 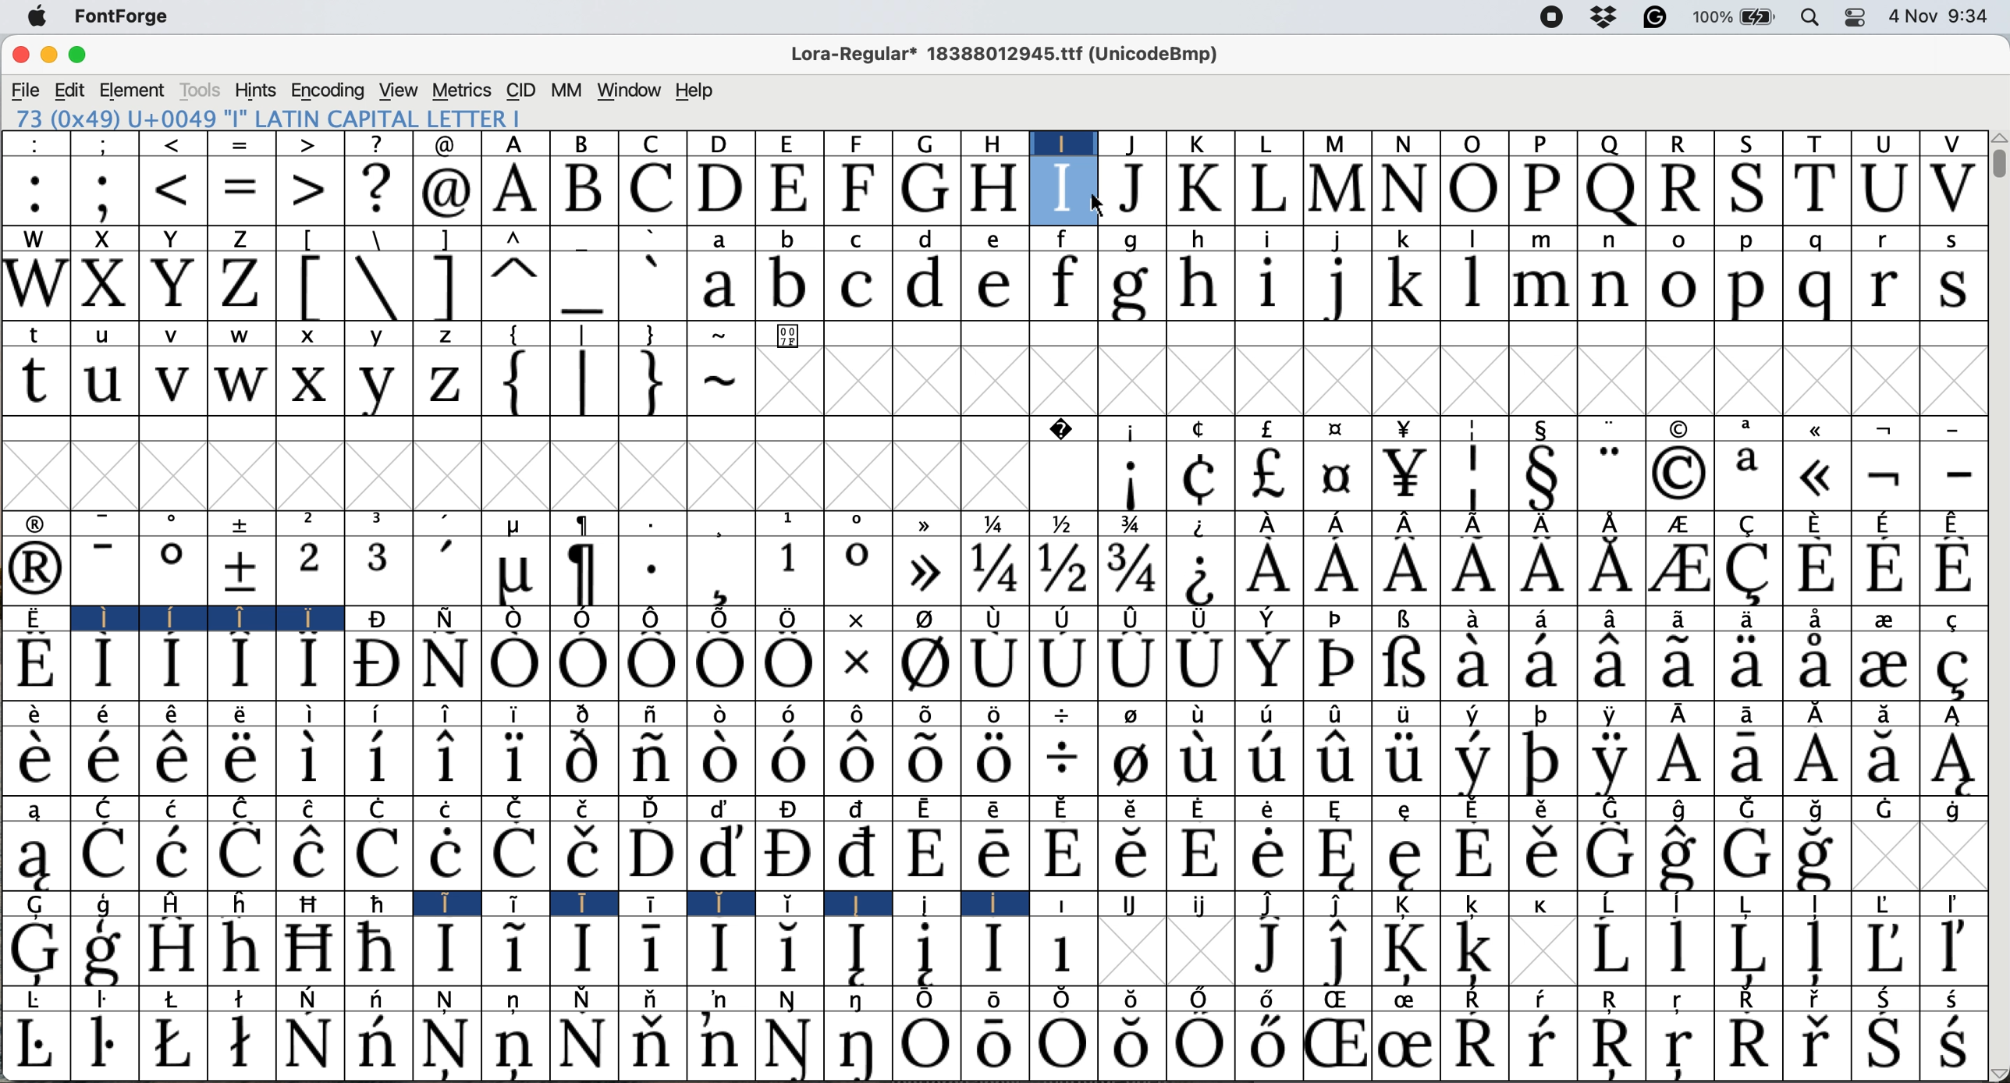 What do you see at coordinates (1809, 289) in the screenshot?
I see `q` at bounding box center [1809, 289].